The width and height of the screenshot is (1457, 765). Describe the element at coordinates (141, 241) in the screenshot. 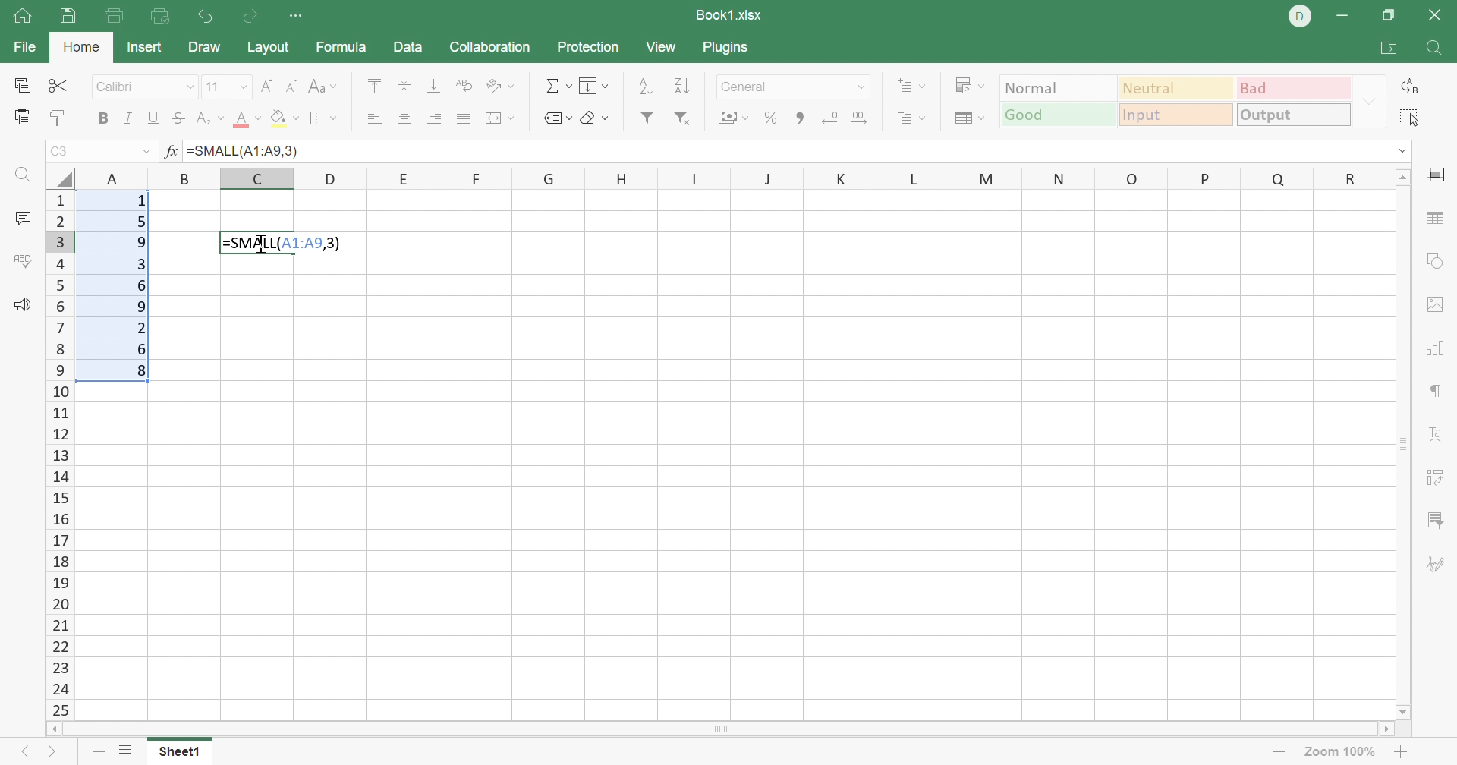

I see `9` at that location.